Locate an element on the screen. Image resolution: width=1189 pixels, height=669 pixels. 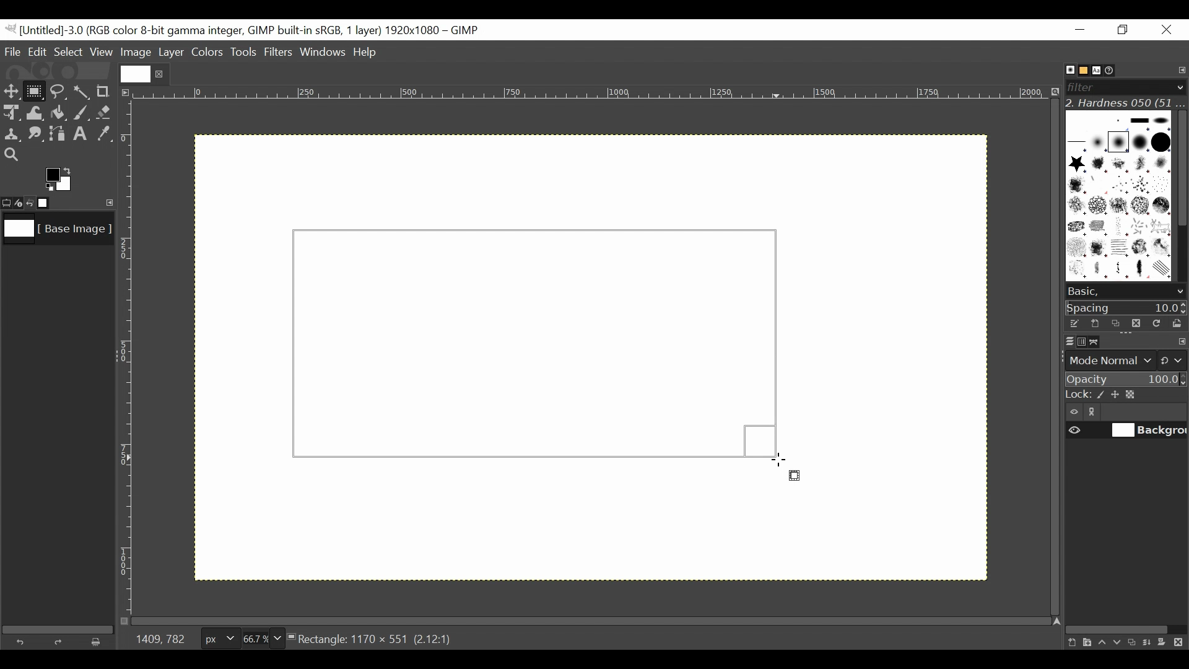
Rectangle Select Tool is located at coordinates (35, 90).